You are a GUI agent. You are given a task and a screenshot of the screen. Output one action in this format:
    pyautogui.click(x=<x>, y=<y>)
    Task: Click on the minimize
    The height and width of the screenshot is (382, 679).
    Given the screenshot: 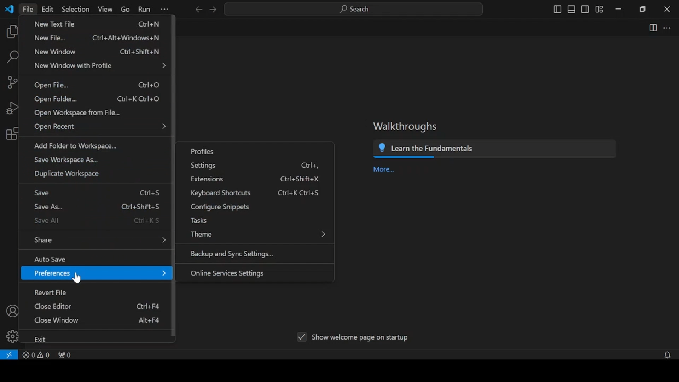 What is the action you would take?
    pyautogui.click(x=620, y=9)
    